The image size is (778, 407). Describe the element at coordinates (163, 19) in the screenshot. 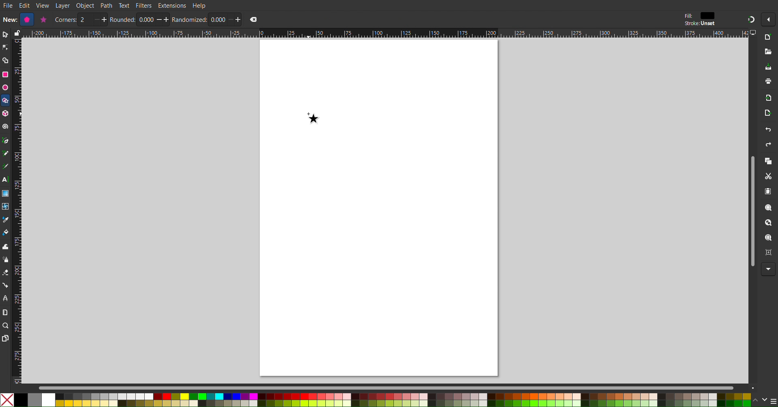

I see `increase/decrease` at that location.